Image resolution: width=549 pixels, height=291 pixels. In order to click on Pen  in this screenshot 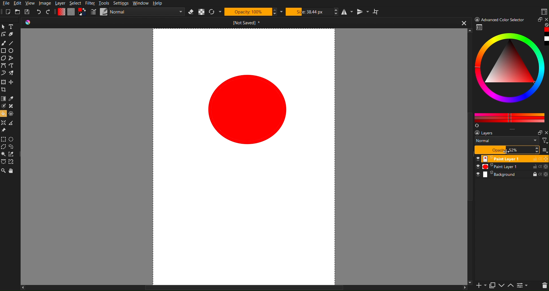, I will do `click(13, 35)`.